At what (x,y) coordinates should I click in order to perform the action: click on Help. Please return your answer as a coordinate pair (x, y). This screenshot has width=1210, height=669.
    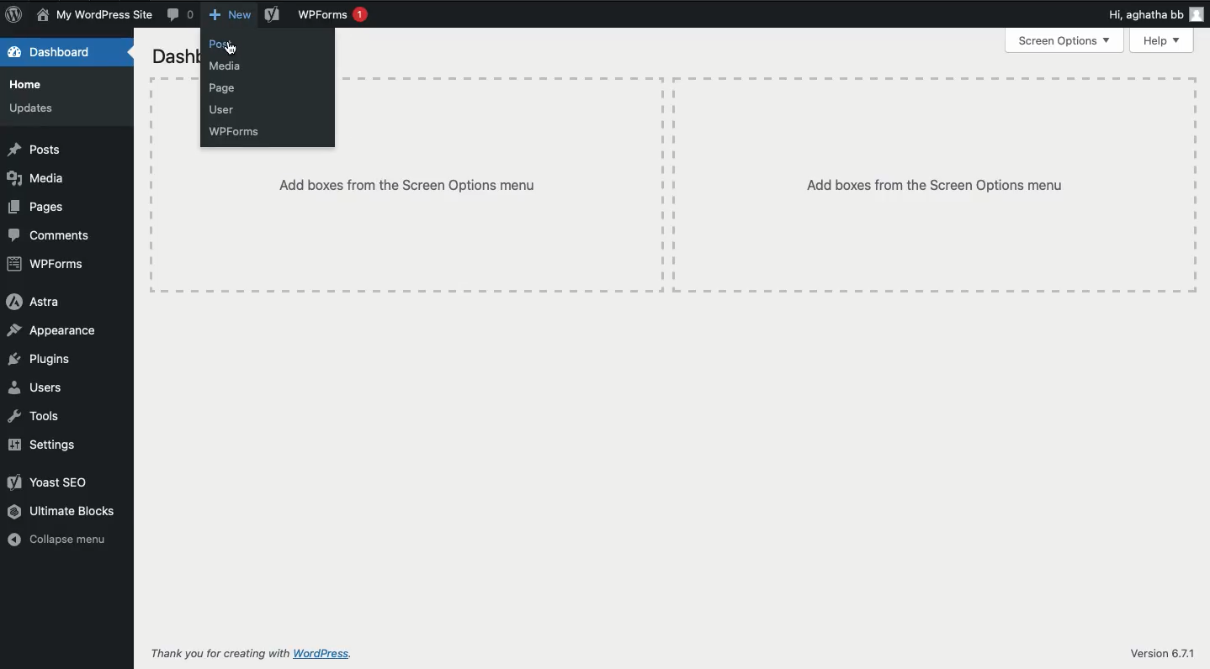
    Looking at the image, I should click on (1162, 41).